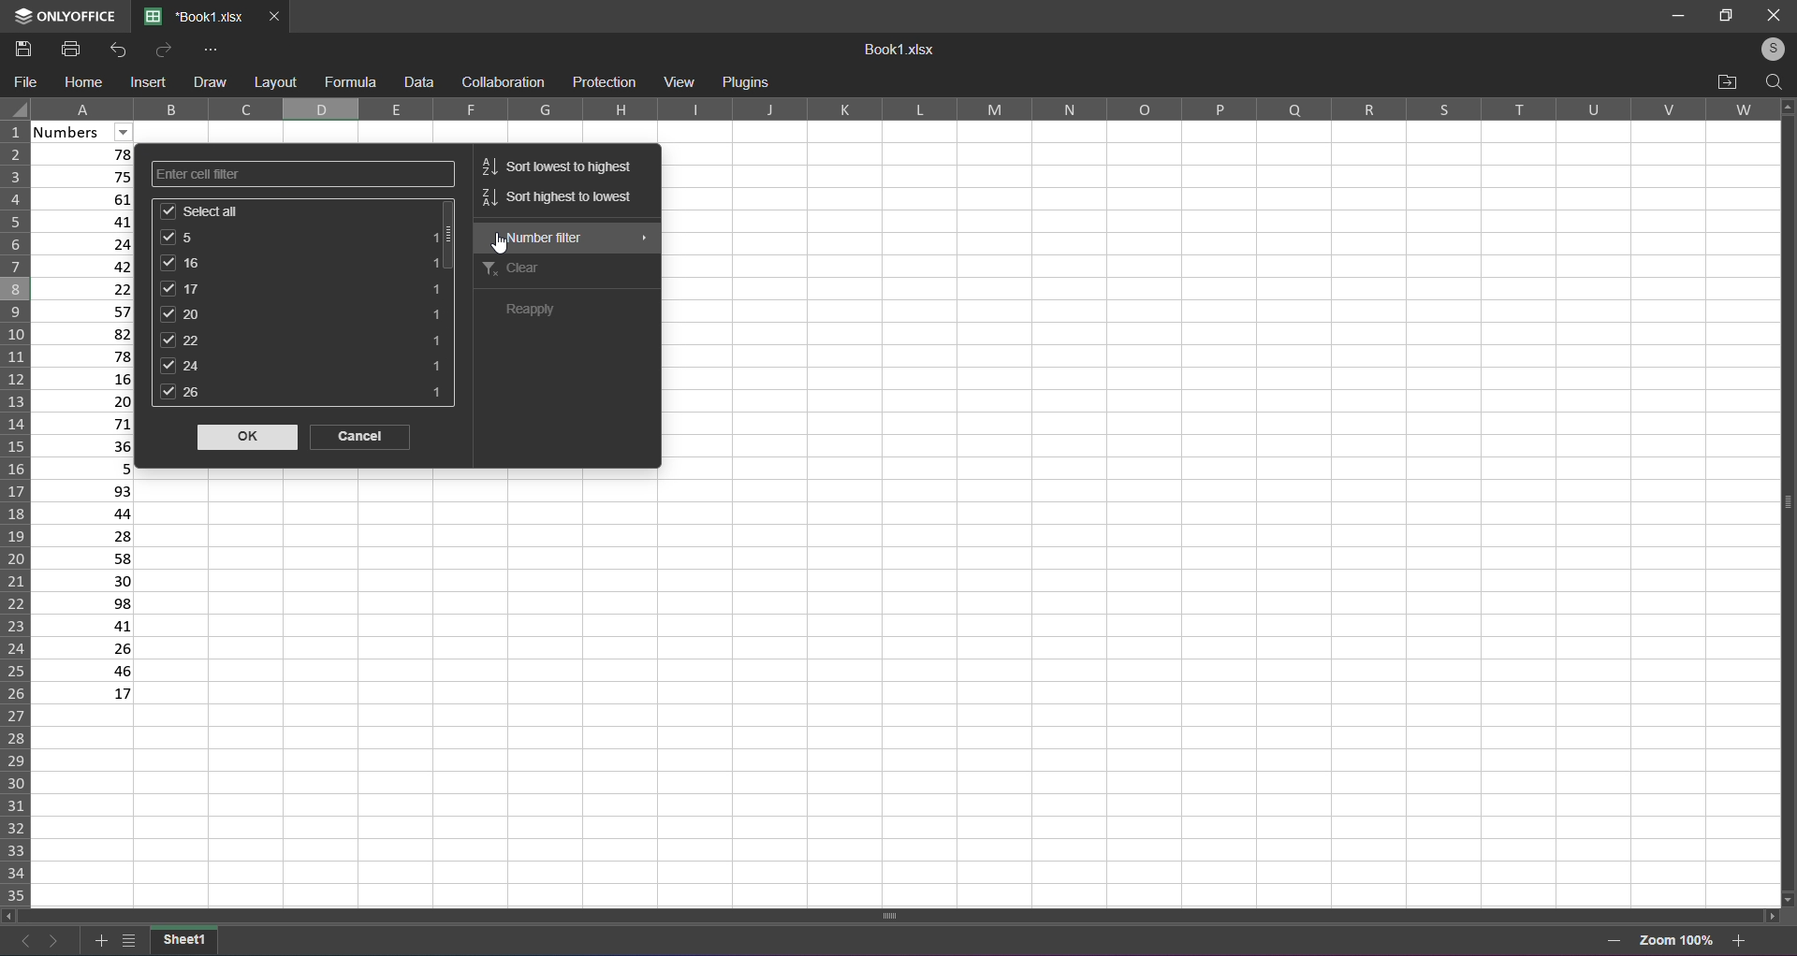 This screenshot has height=956, width=1797. I want to click on reapply, so click(548, 311).